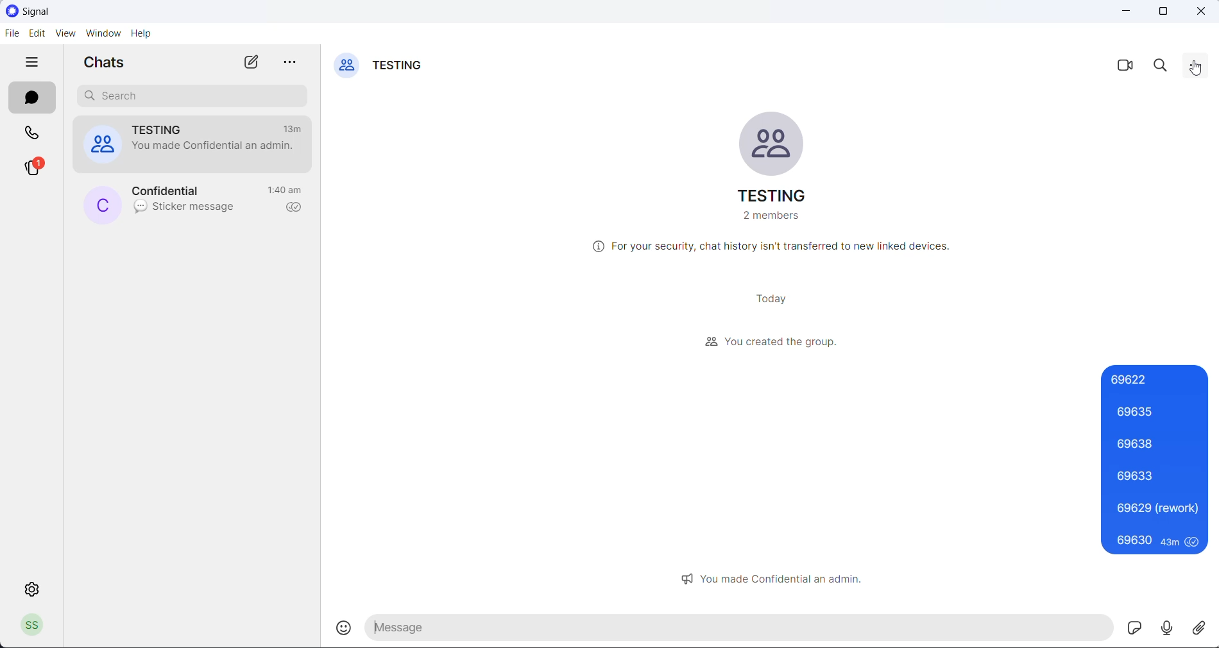  I want to click on new chat, so click(250, 62).